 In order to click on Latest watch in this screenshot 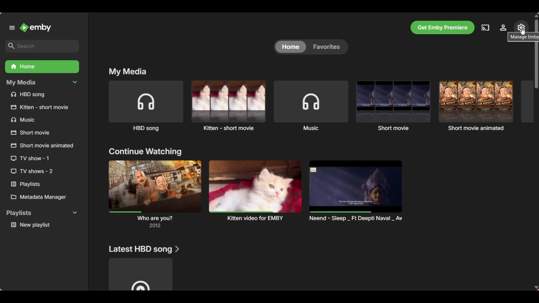, I will do `click(356, 191)`.